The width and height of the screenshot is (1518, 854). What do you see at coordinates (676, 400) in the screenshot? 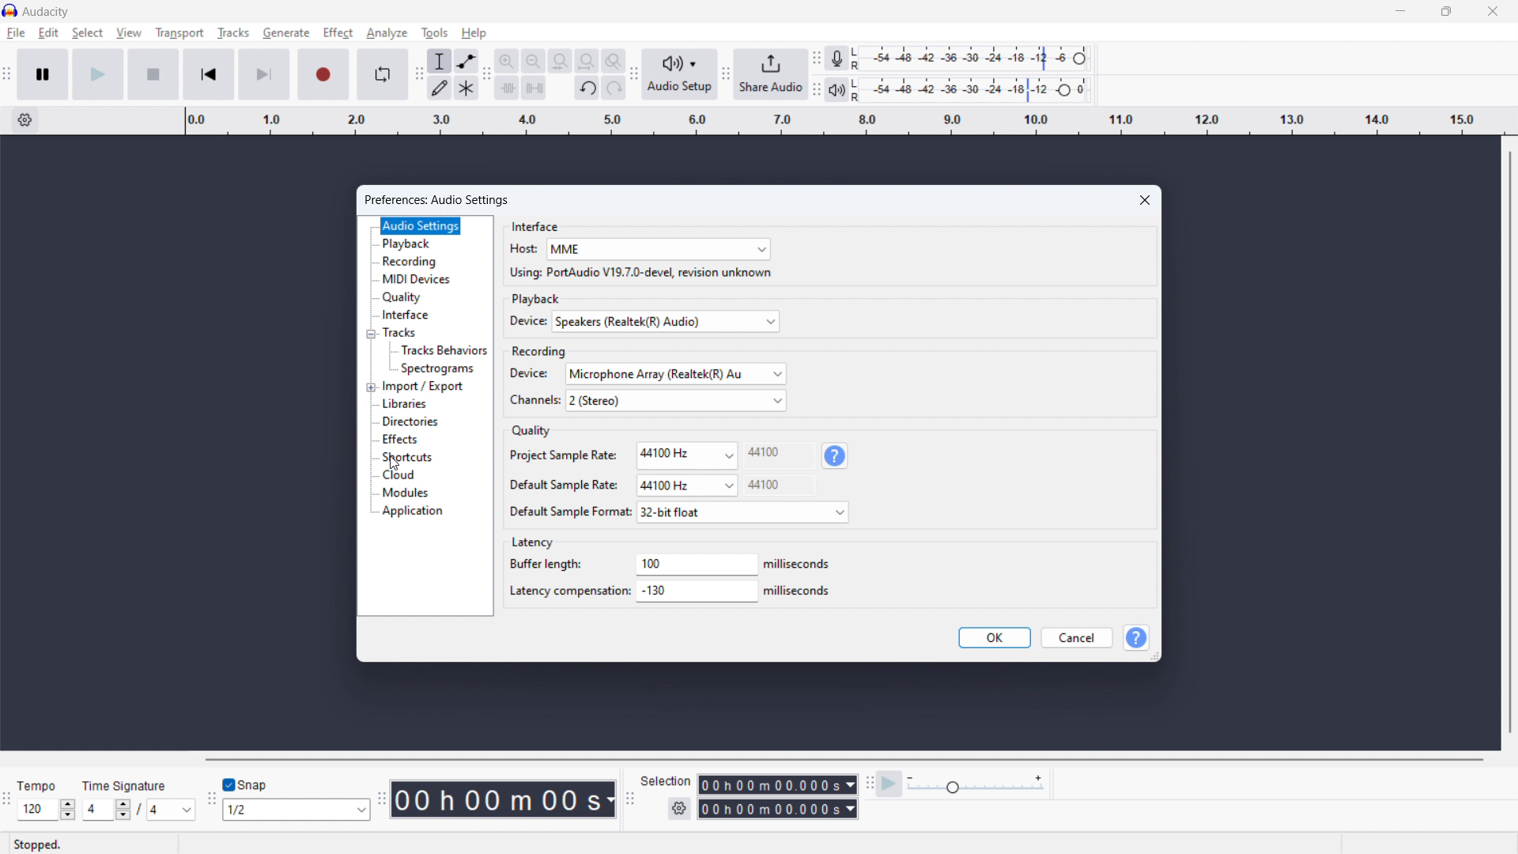
I see `channels` at bounding box center [676, 400].